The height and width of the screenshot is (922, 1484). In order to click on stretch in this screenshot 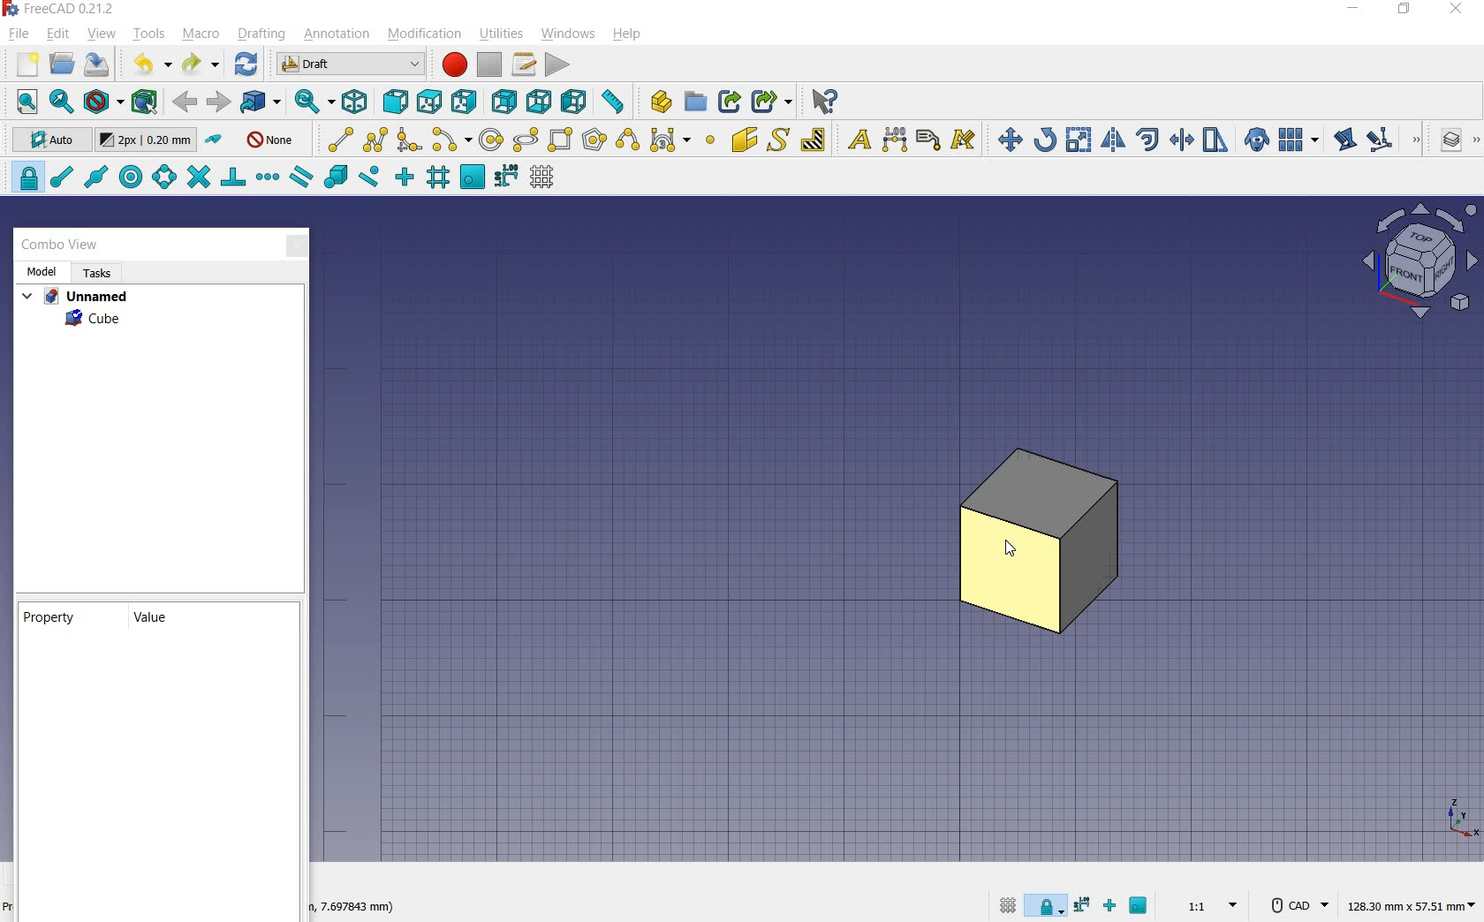, I will do `click(1215, 140)`.